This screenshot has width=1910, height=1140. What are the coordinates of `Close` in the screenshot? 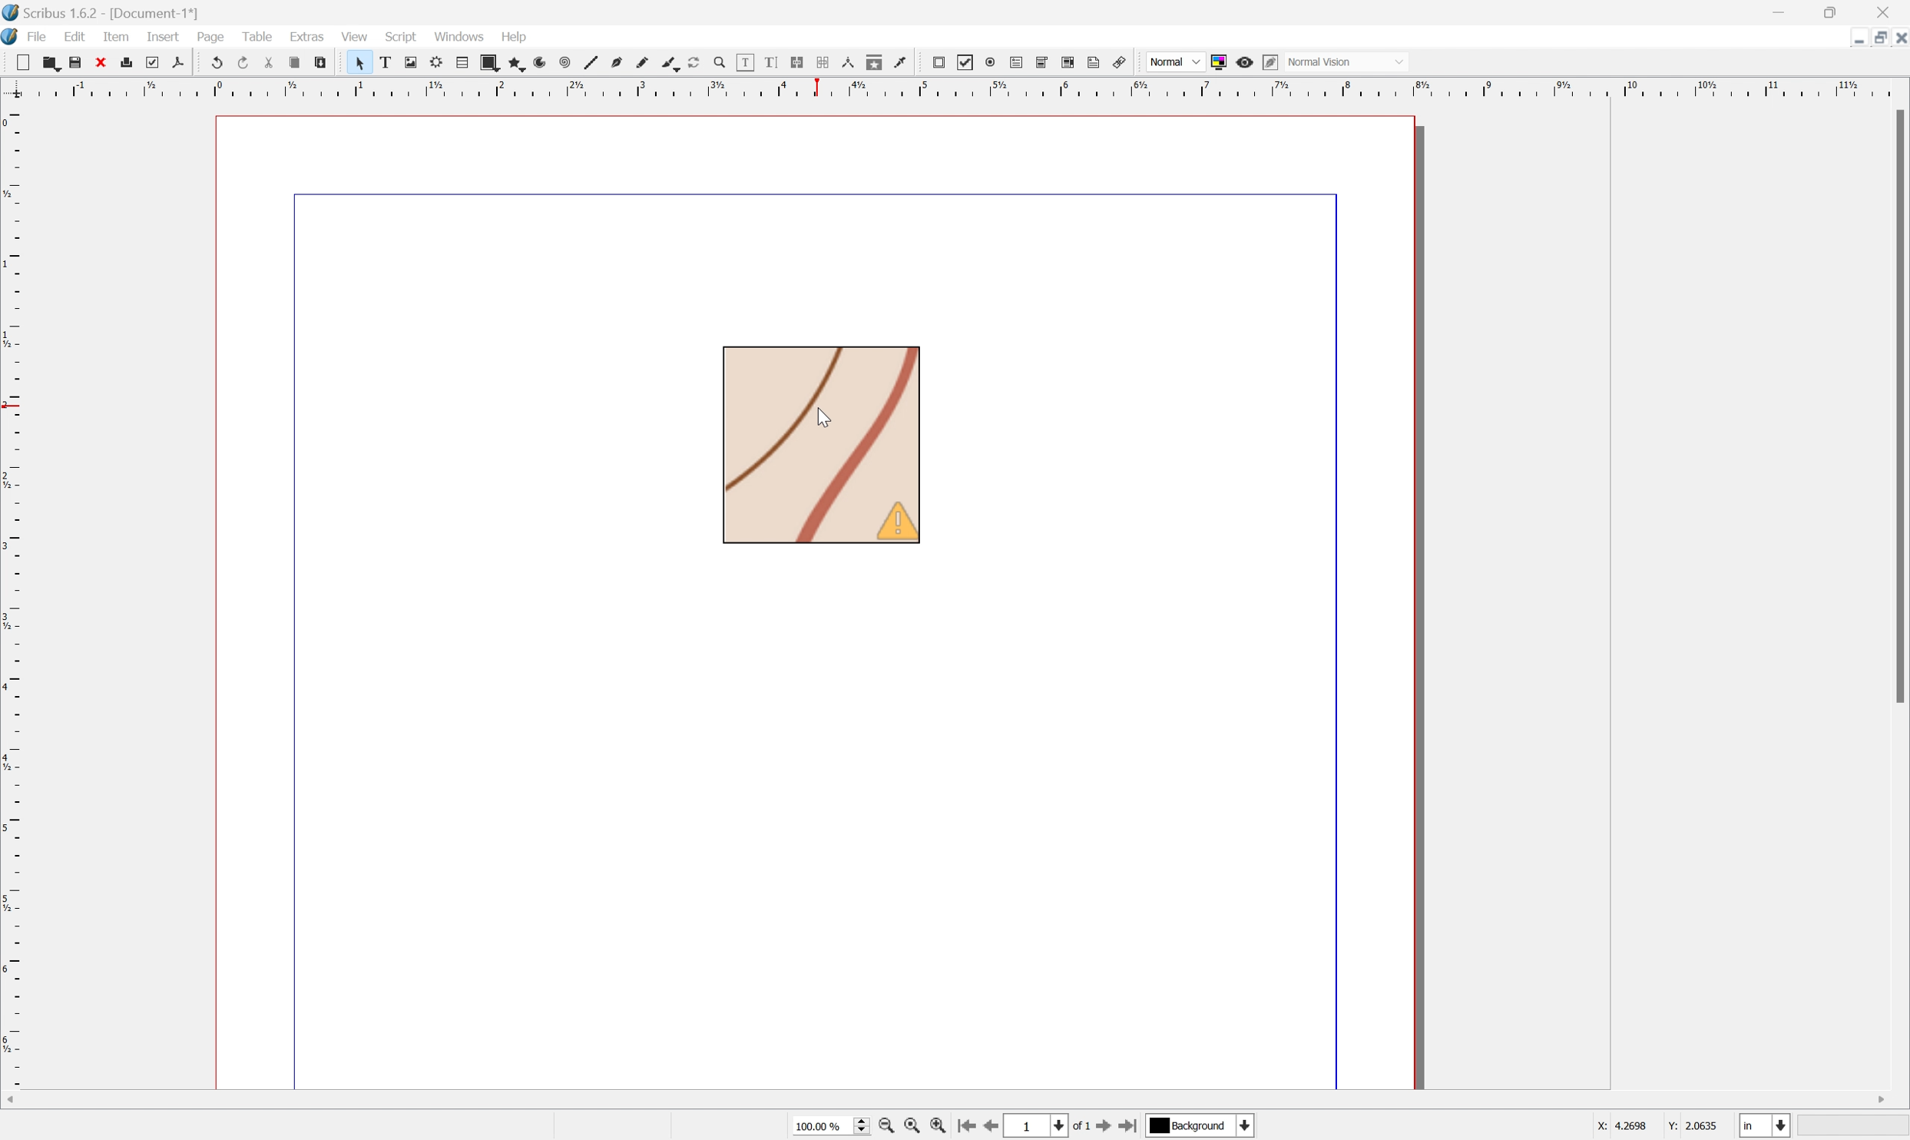 It's located at (1898, 38).